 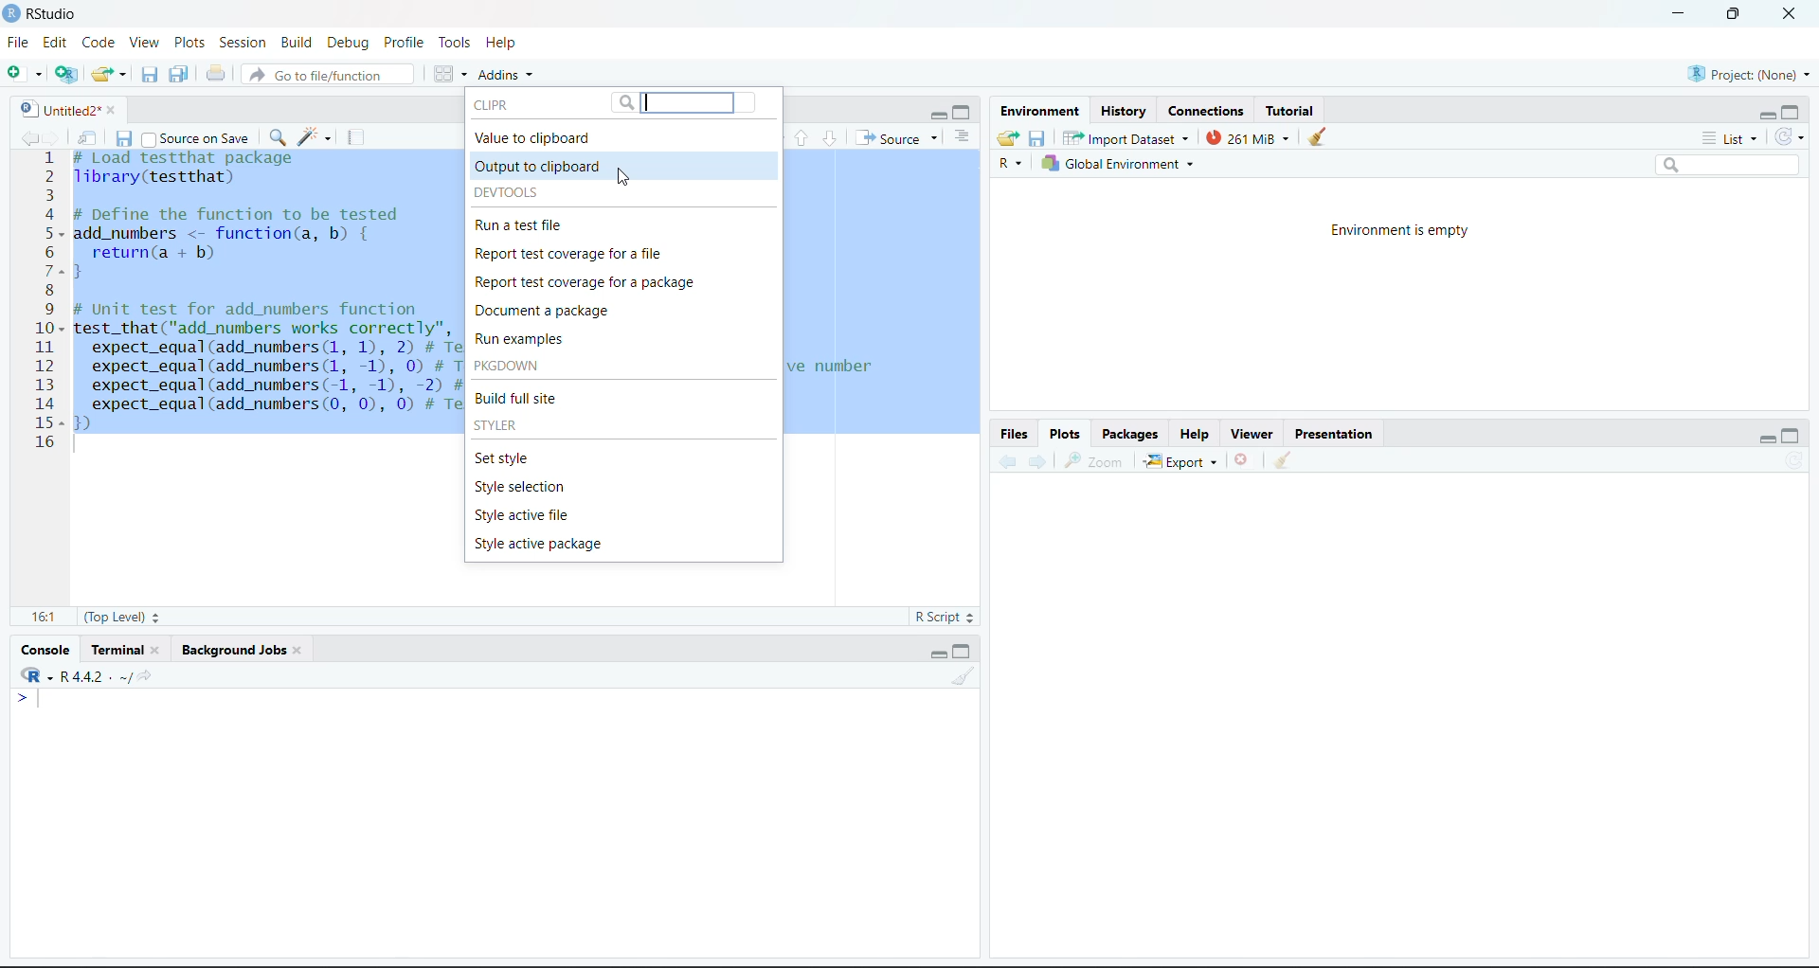 I want to click on 261 Mib, so click(x=1249, y=138).